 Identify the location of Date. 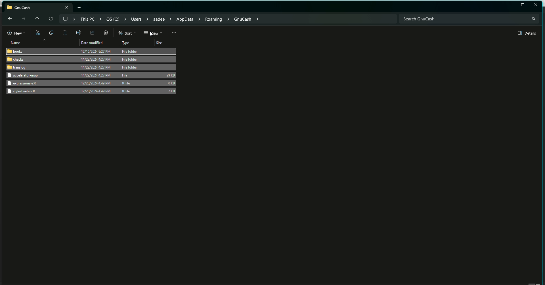
(95, 56).